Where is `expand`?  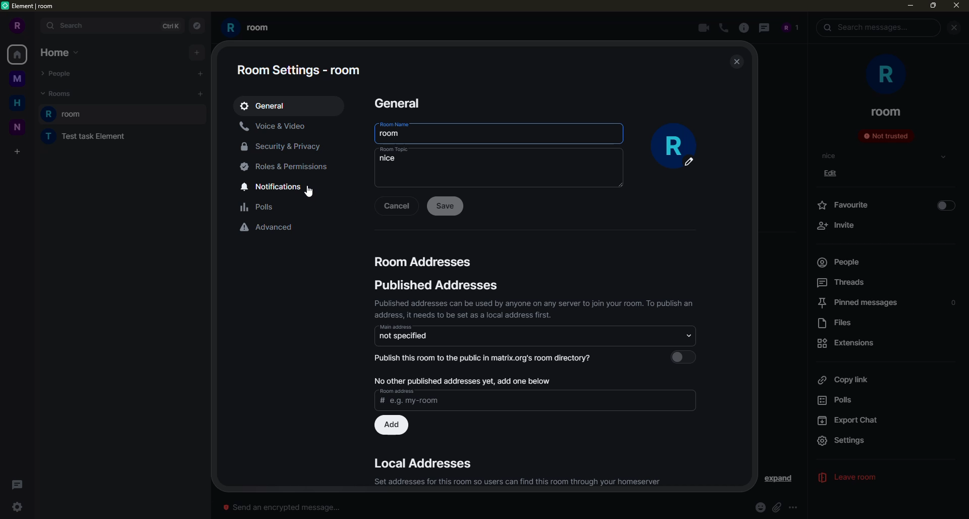
expand is located at coordinates (779, 479).